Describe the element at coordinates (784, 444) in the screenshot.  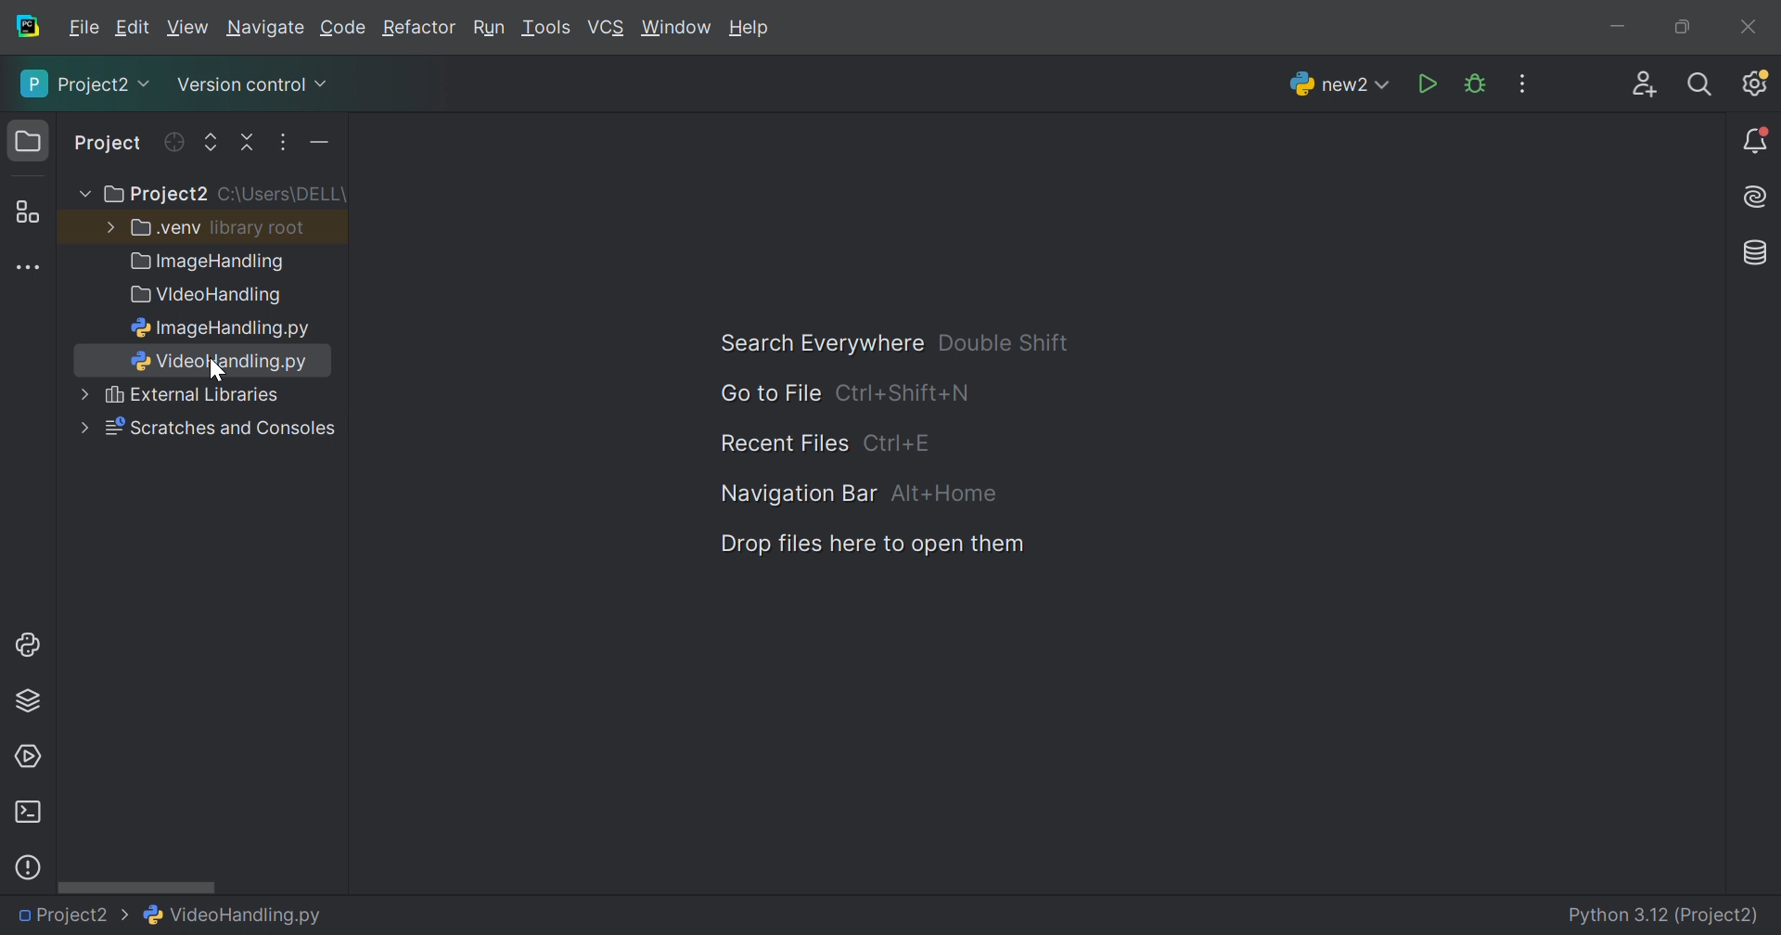
I see `Recent Files` at that location.